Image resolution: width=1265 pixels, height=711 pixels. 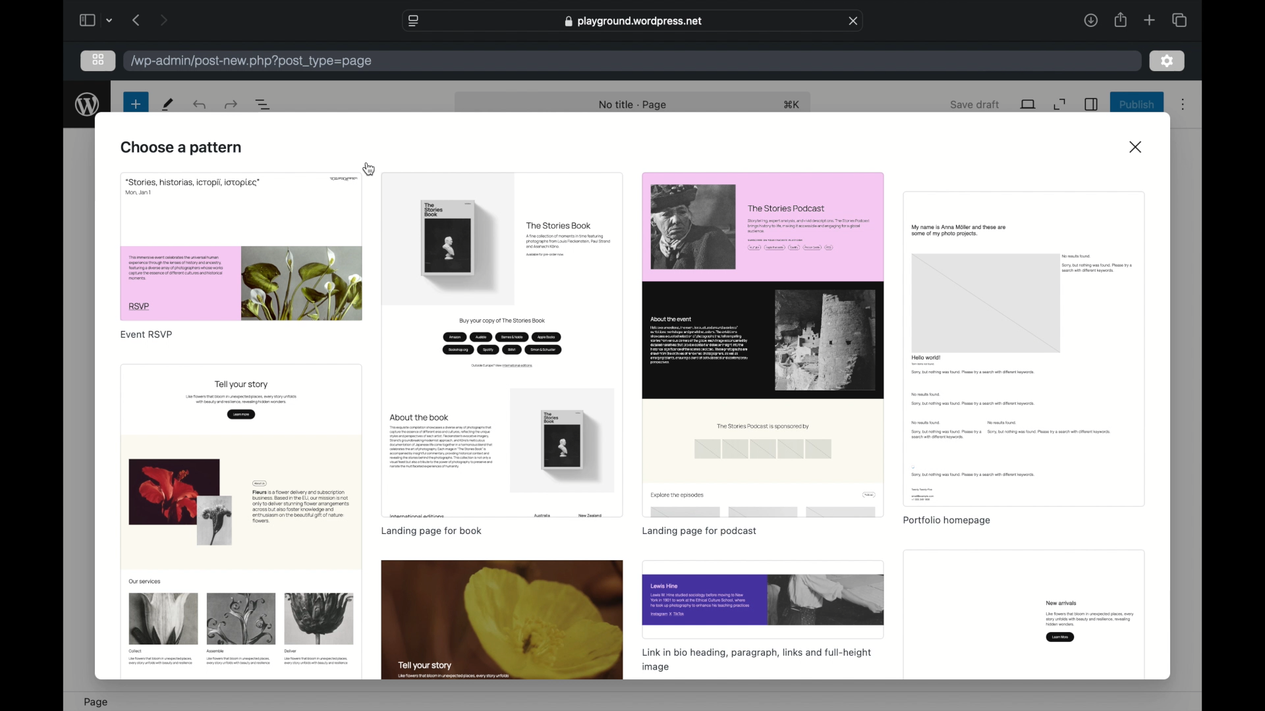 I want to click on shortcut, so click(x=794, y=105).